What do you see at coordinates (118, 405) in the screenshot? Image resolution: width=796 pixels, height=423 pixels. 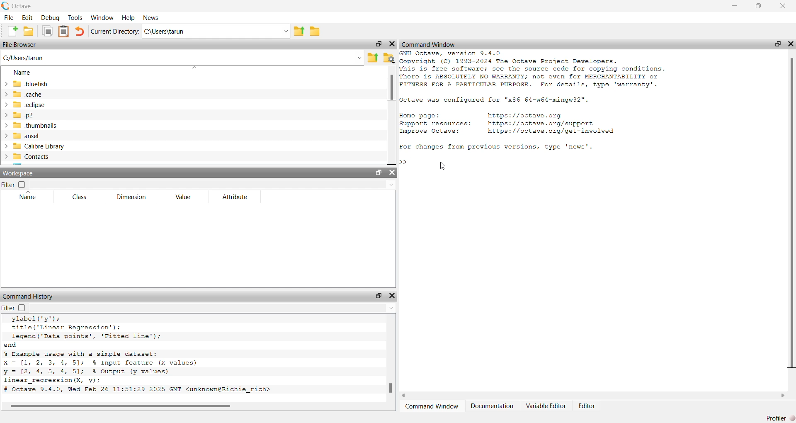 I see `scrollbar` at bounding box center [118, 405].